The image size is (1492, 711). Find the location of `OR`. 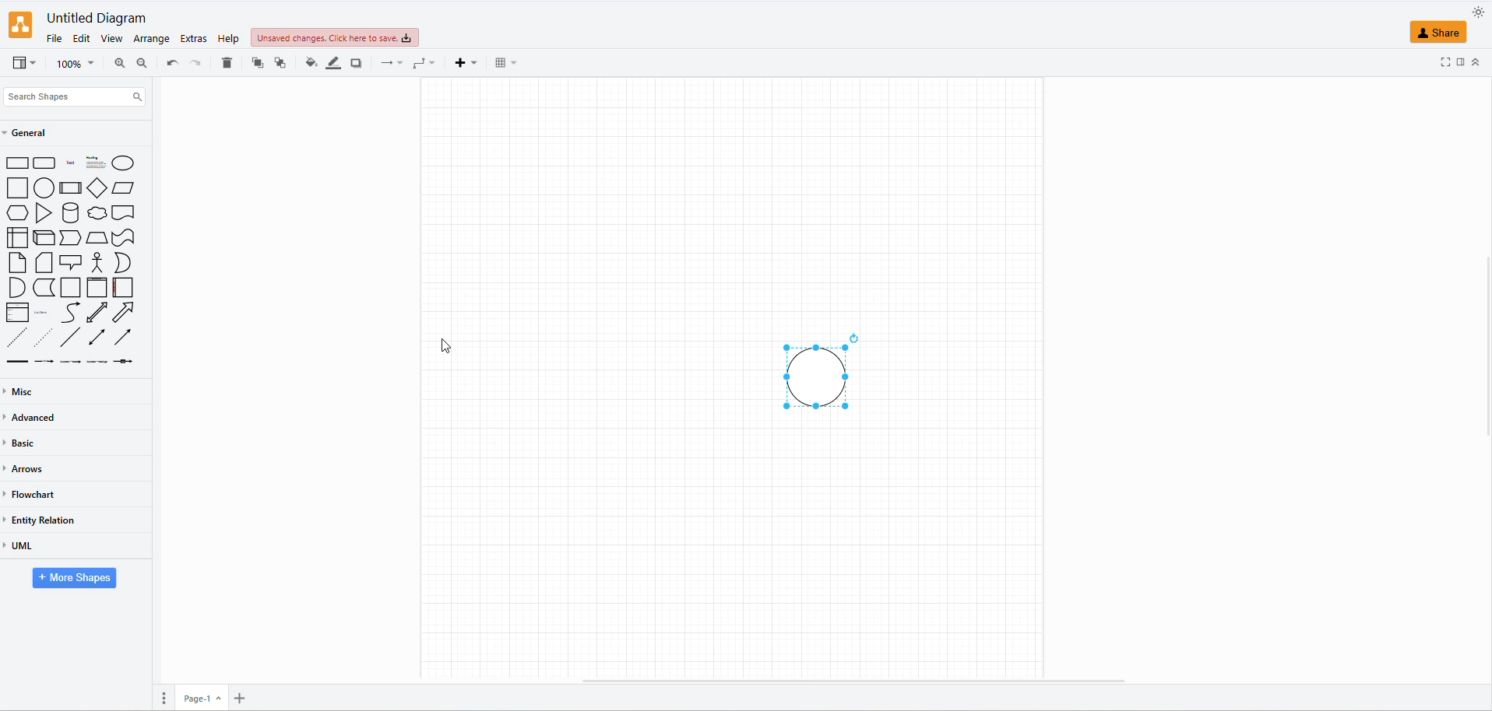

OR is located at coordinates (119, 262).